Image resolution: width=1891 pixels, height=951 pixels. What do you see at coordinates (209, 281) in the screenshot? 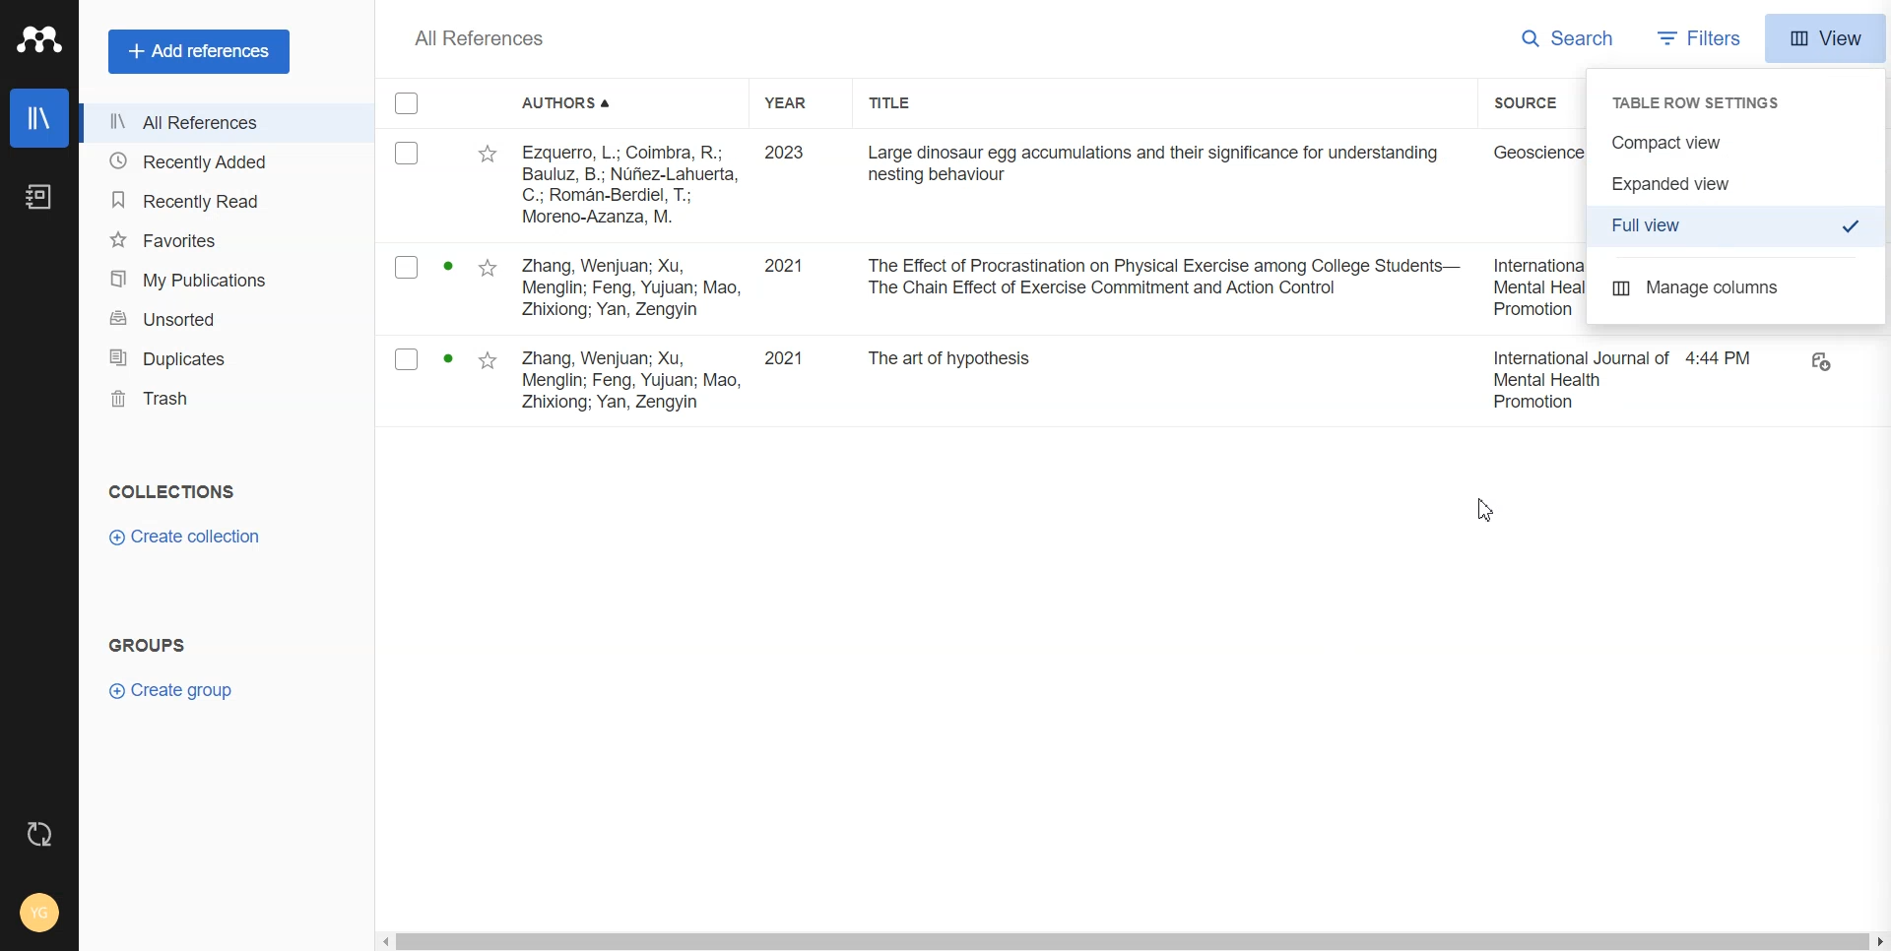
I see `My Publication` at bounding box center [209, 281].